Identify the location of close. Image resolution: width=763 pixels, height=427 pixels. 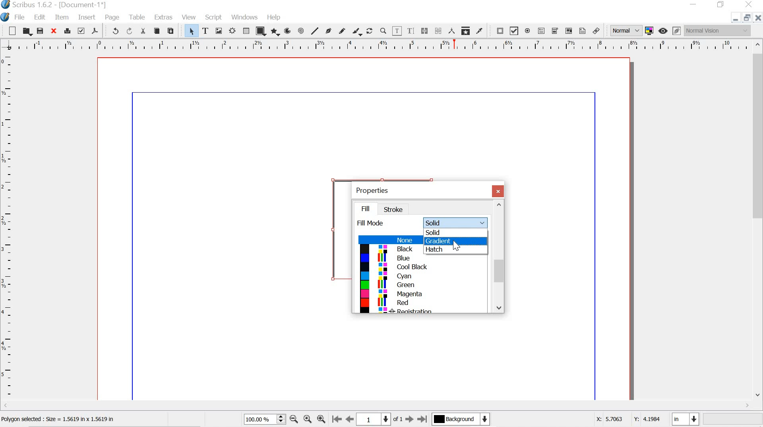
(498, 191).